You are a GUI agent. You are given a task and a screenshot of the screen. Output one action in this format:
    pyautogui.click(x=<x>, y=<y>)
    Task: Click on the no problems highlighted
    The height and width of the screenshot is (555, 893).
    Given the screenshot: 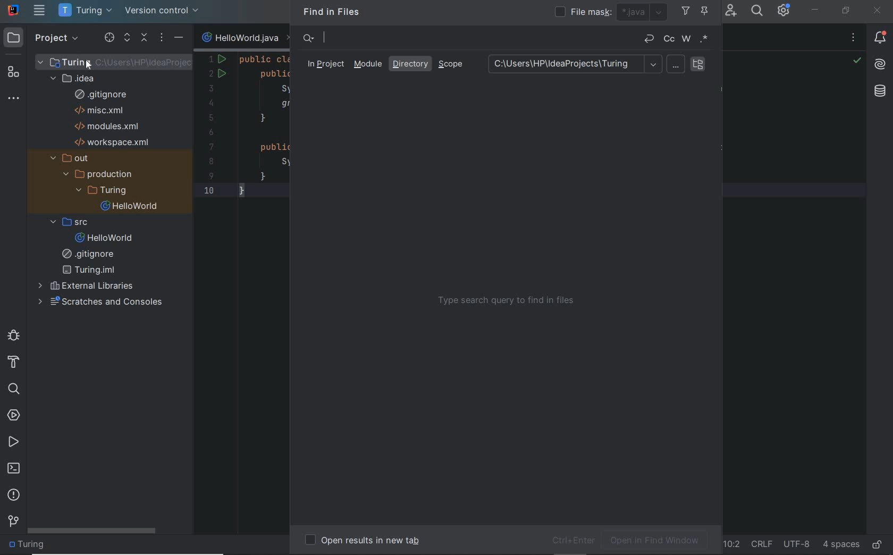 What is the action you would take?
    pyautogui.click(x=857, y=61)
    